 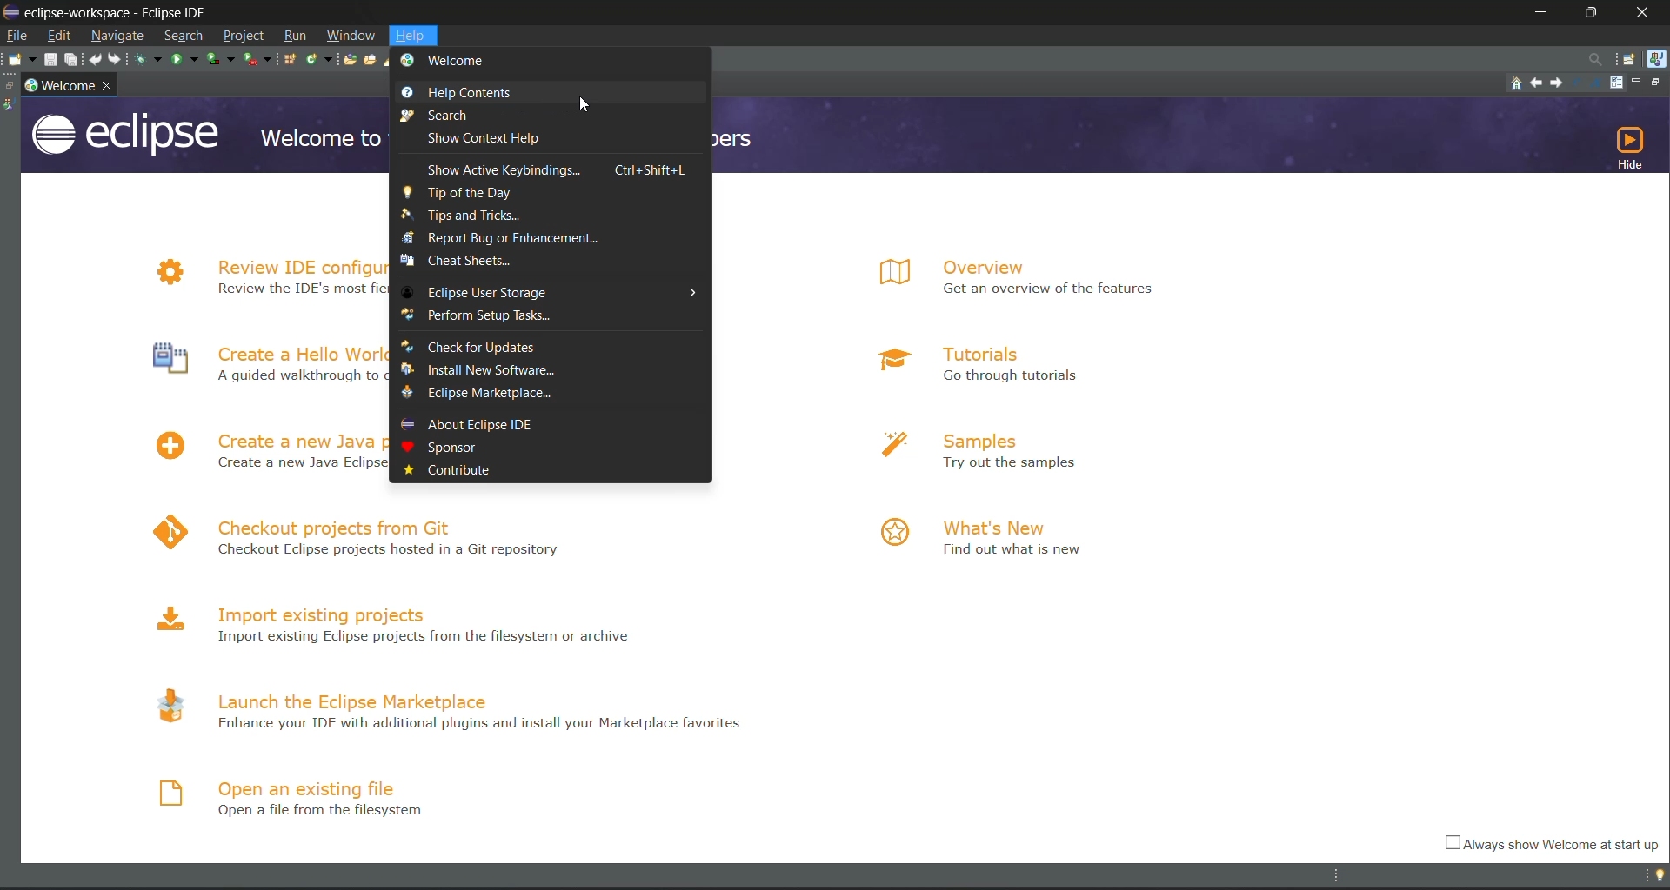 What do you see at coordinates (1053, 291) in the screenshot?
I see `Get an overview of the features` at bounding box center [1053, 291].